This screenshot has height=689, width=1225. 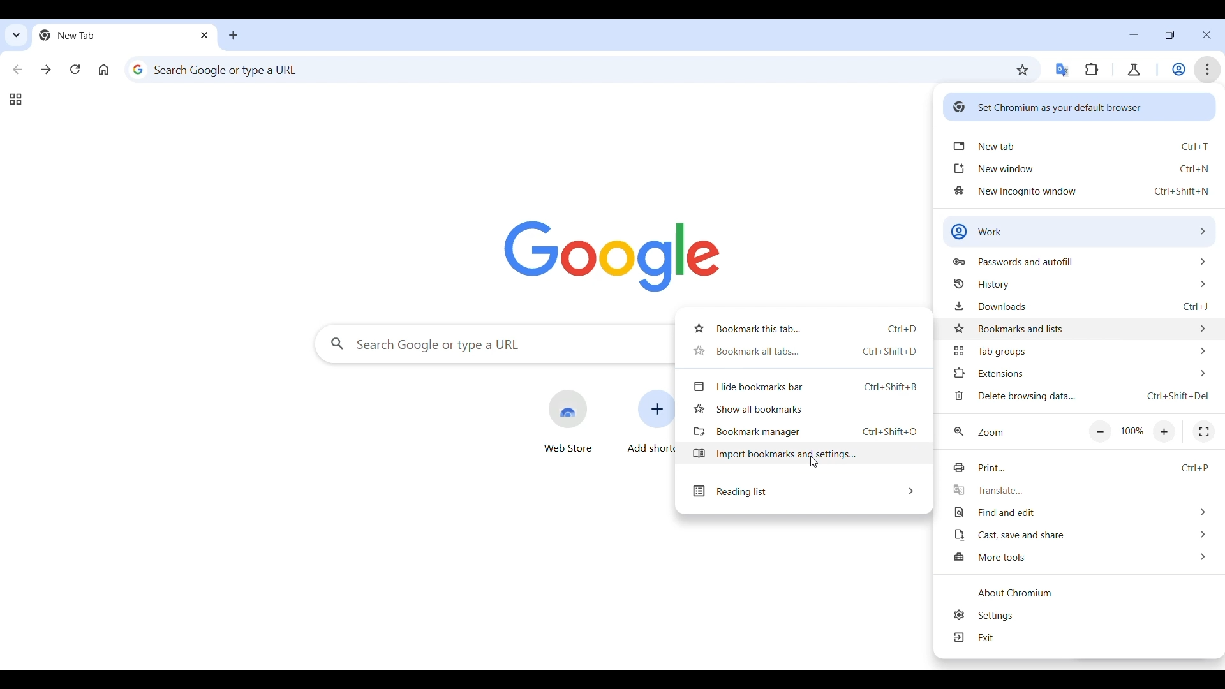 I want to click on Add new tab, so click(x=234, y=35).